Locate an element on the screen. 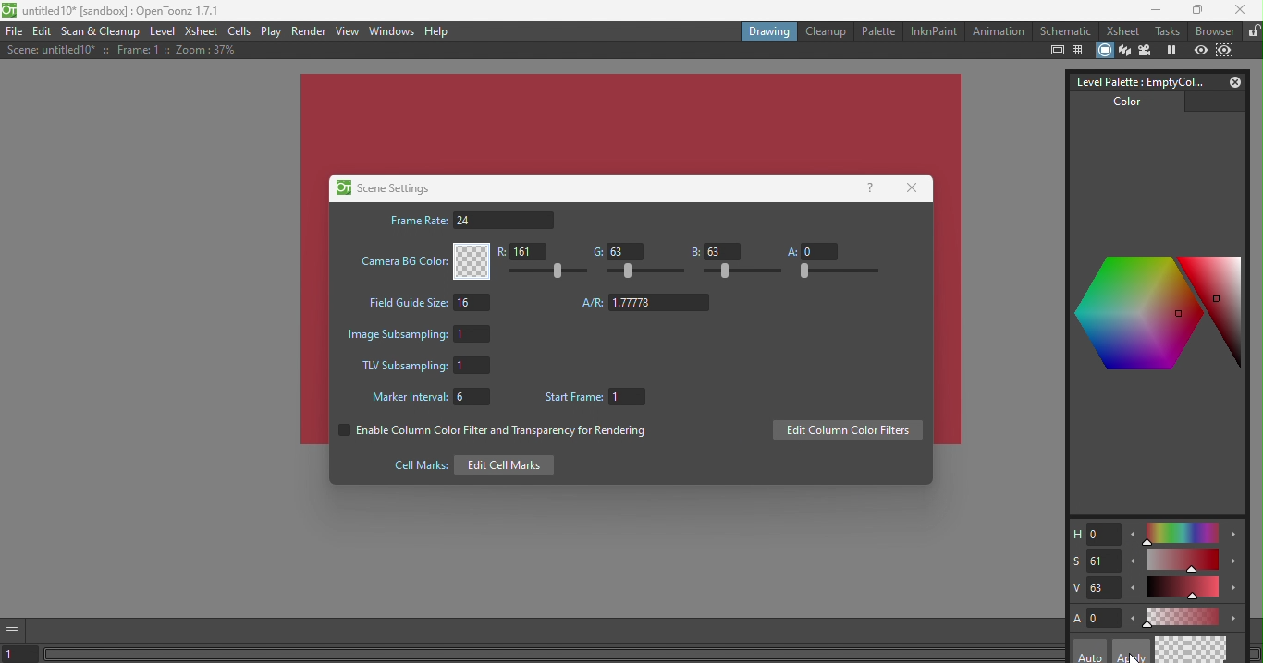  Slide bar is located at coordinates (1184, 589).